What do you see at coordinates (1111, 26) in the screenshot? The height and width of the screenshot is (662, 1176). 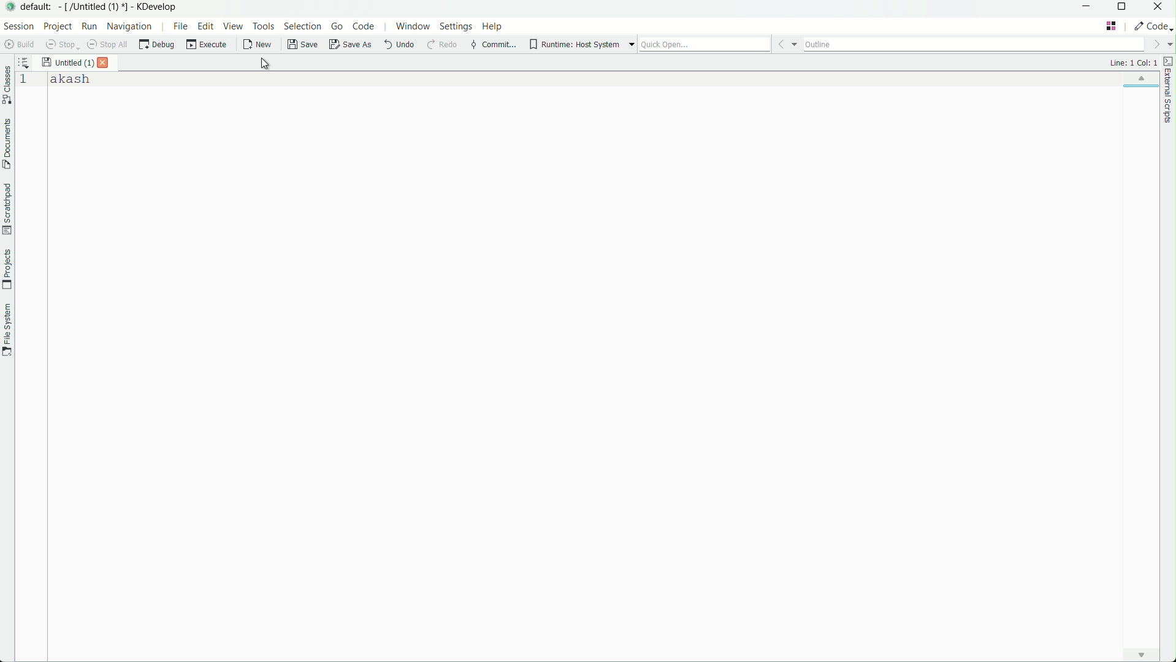 I see `change layout` at bounding box center [1111, 26].